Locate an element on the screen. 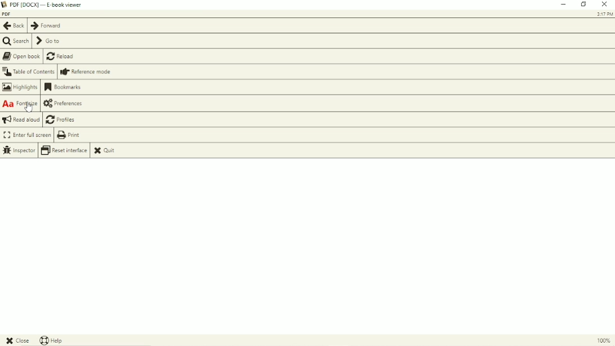  Profiles is located at coordinates (65, 119).